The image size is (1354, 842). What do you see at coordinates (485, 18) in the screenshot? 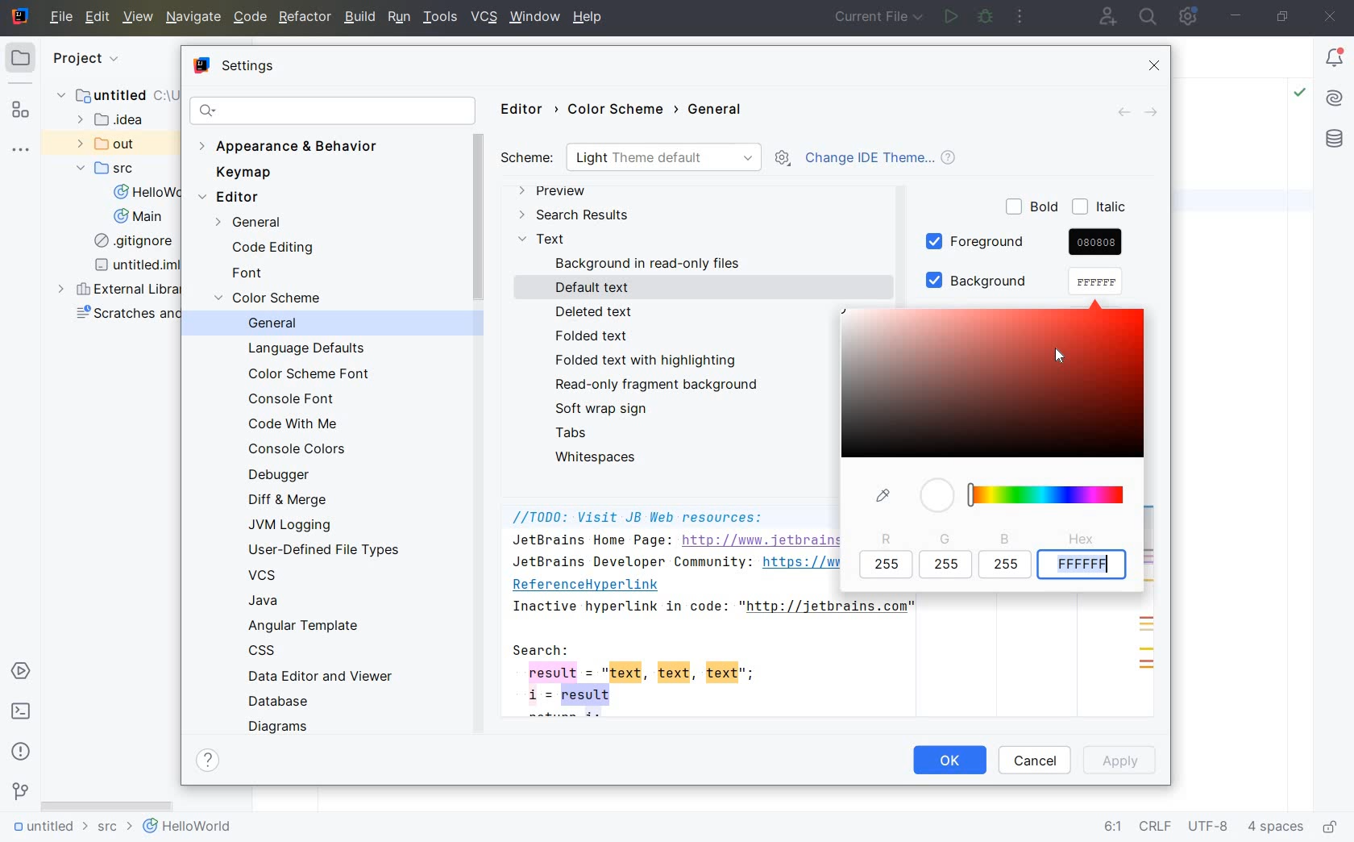
I see `VCS` at bounding box center [485, 18].